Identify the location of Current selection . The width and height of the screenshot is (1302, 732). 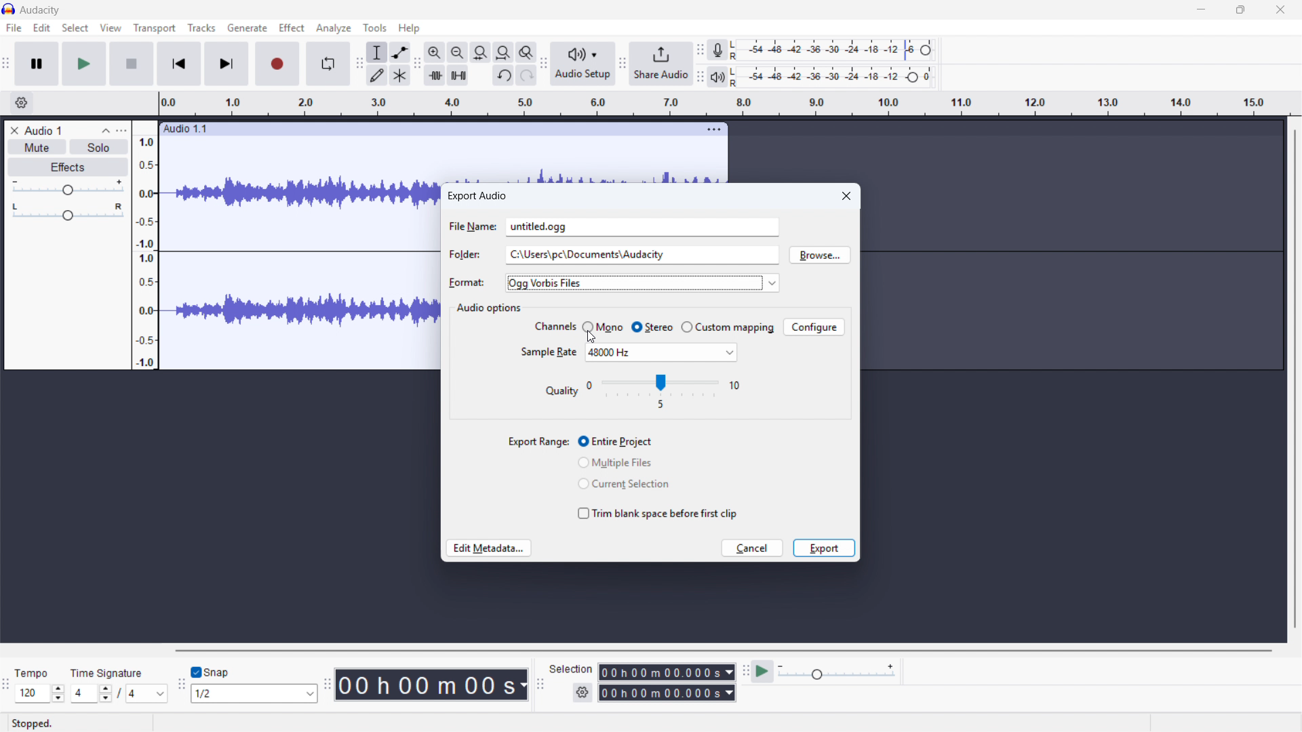
(620, 485).